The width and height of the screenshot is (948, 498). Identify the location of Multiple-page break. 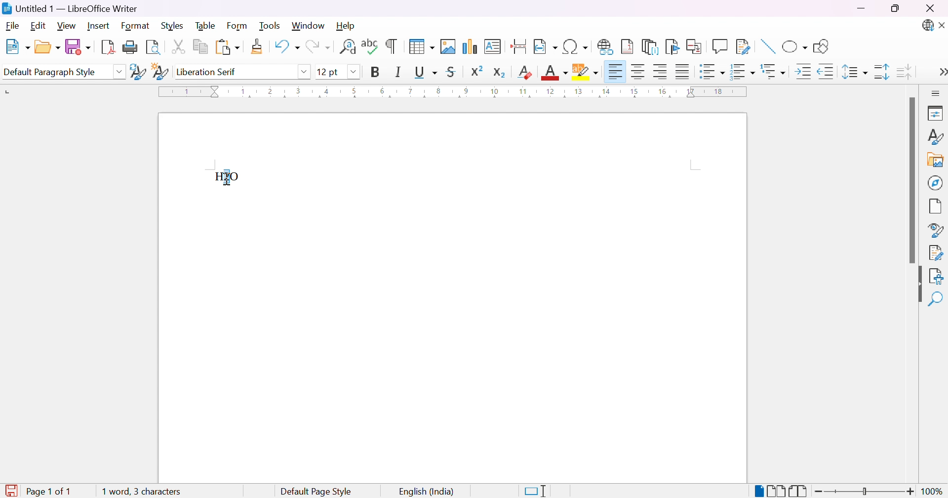
(776, 492).